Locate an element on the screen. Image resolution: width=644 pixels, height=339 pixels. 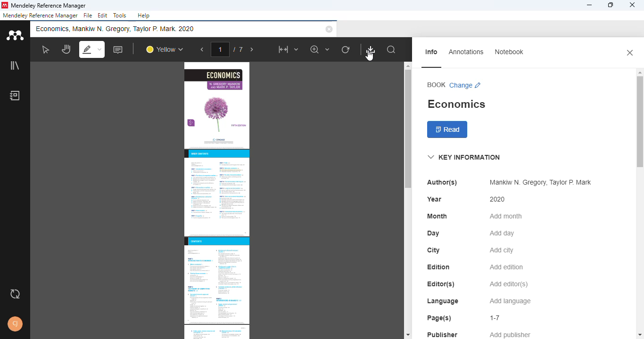
fit to width/height is located at coordinates (288, 49).